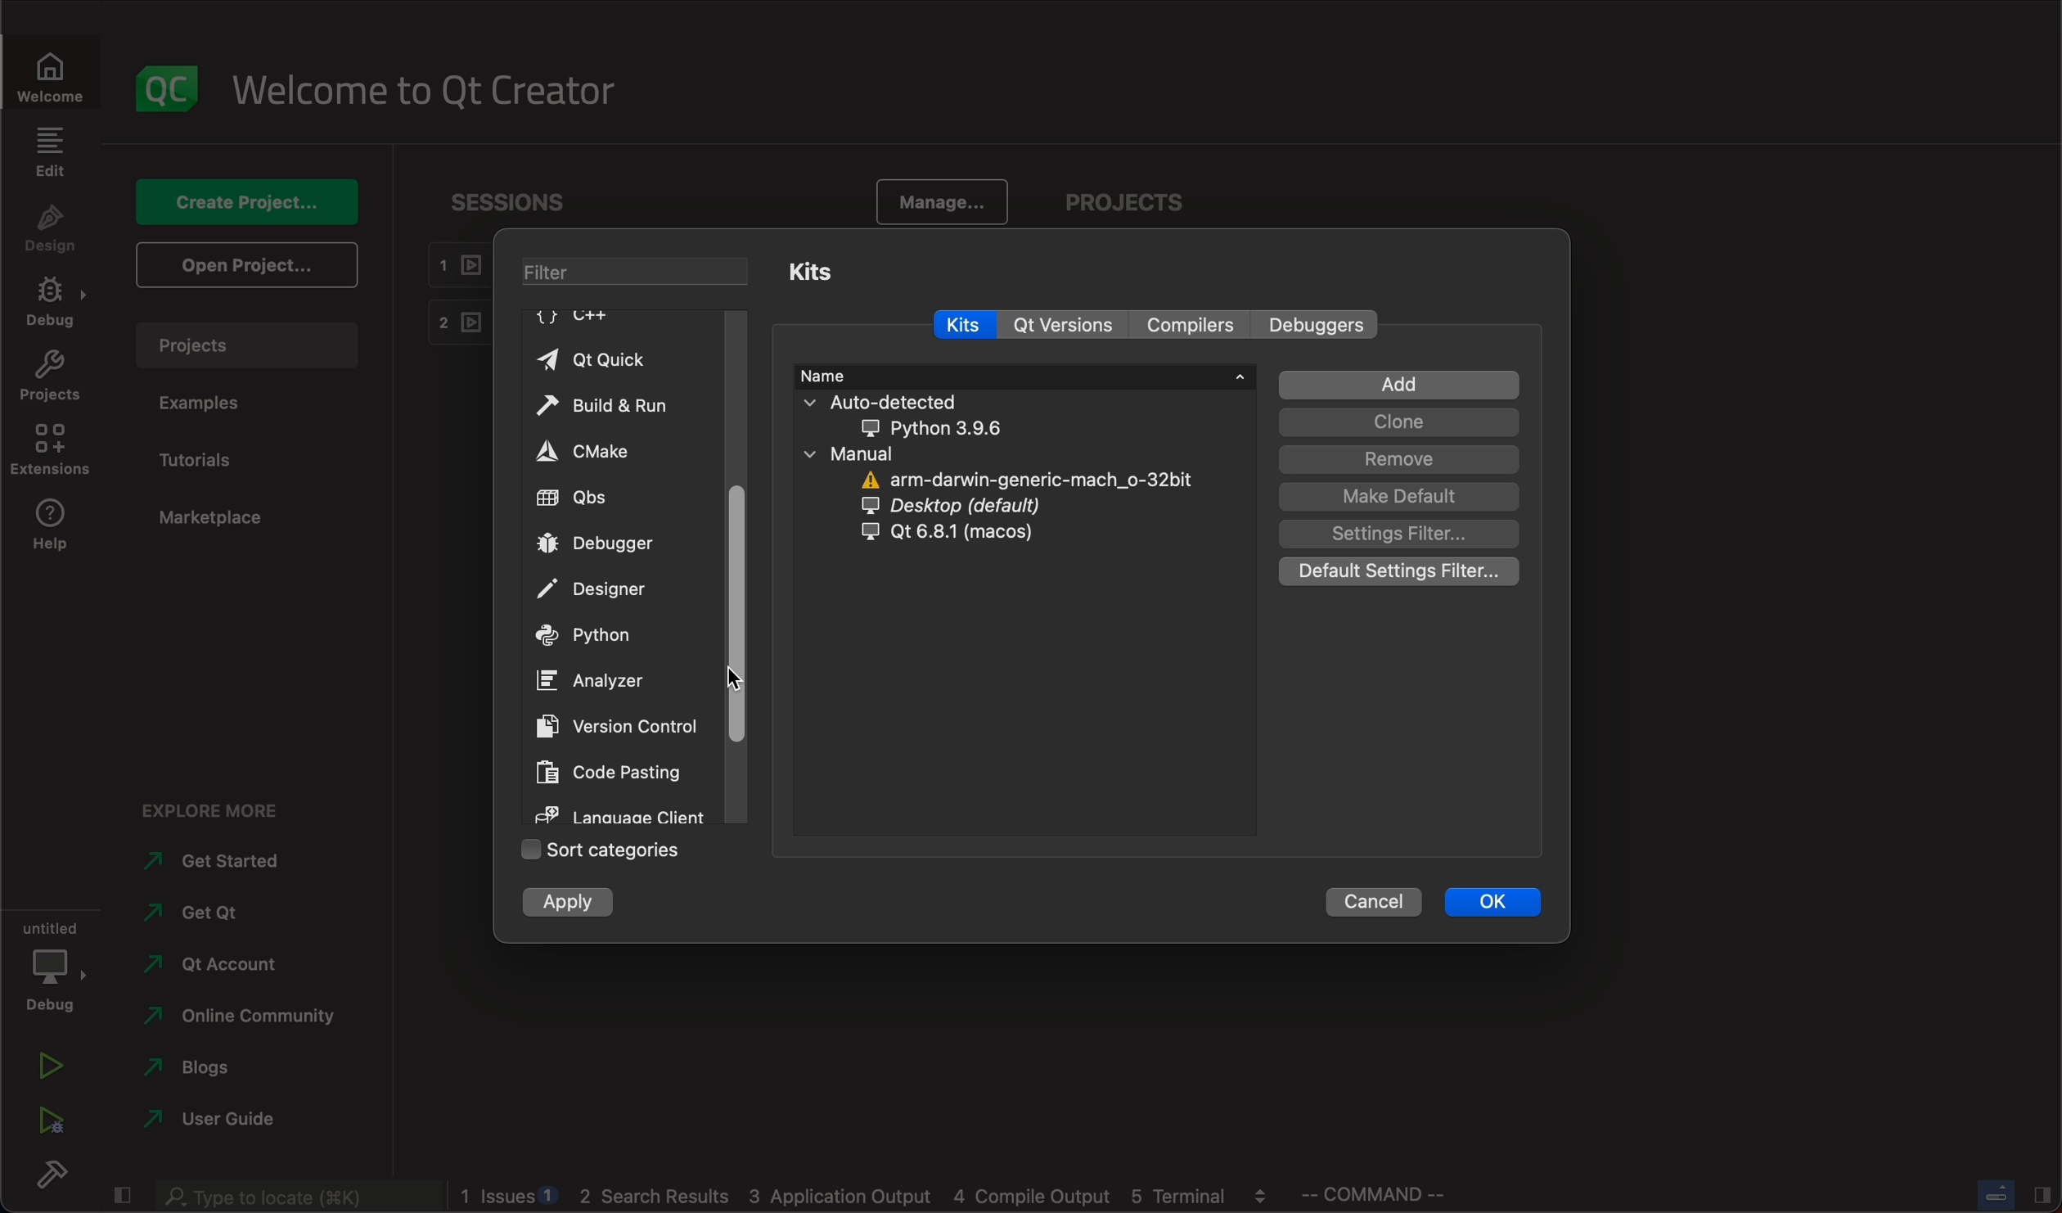 The height and width of the screenshot is (1213, 2062). What do you see at coordinates (201, 462) in the screenshot?
I see `tutorials` at bounding box center [201, 462].